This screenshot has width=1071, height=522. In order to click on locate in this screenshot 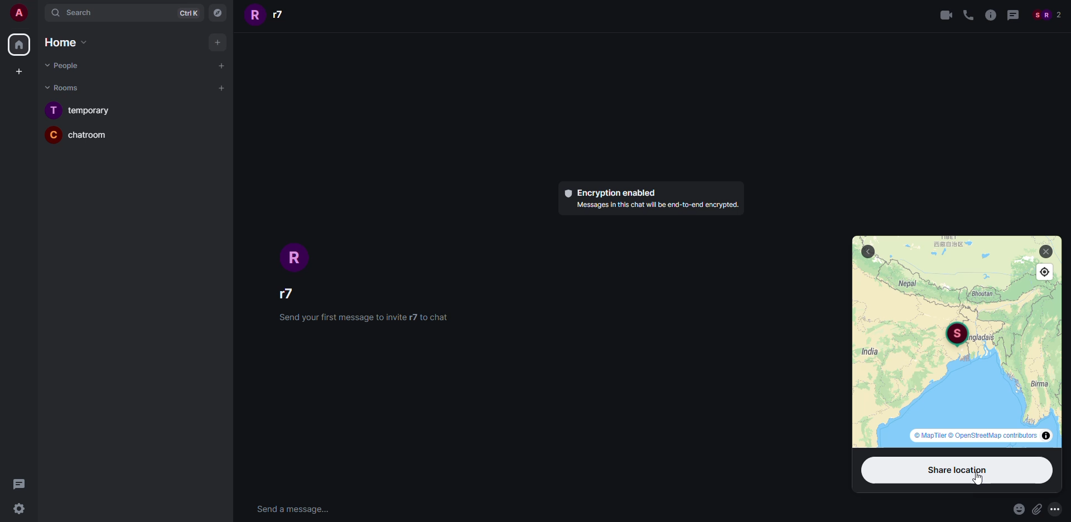, I will do `click(1045, 272)`.